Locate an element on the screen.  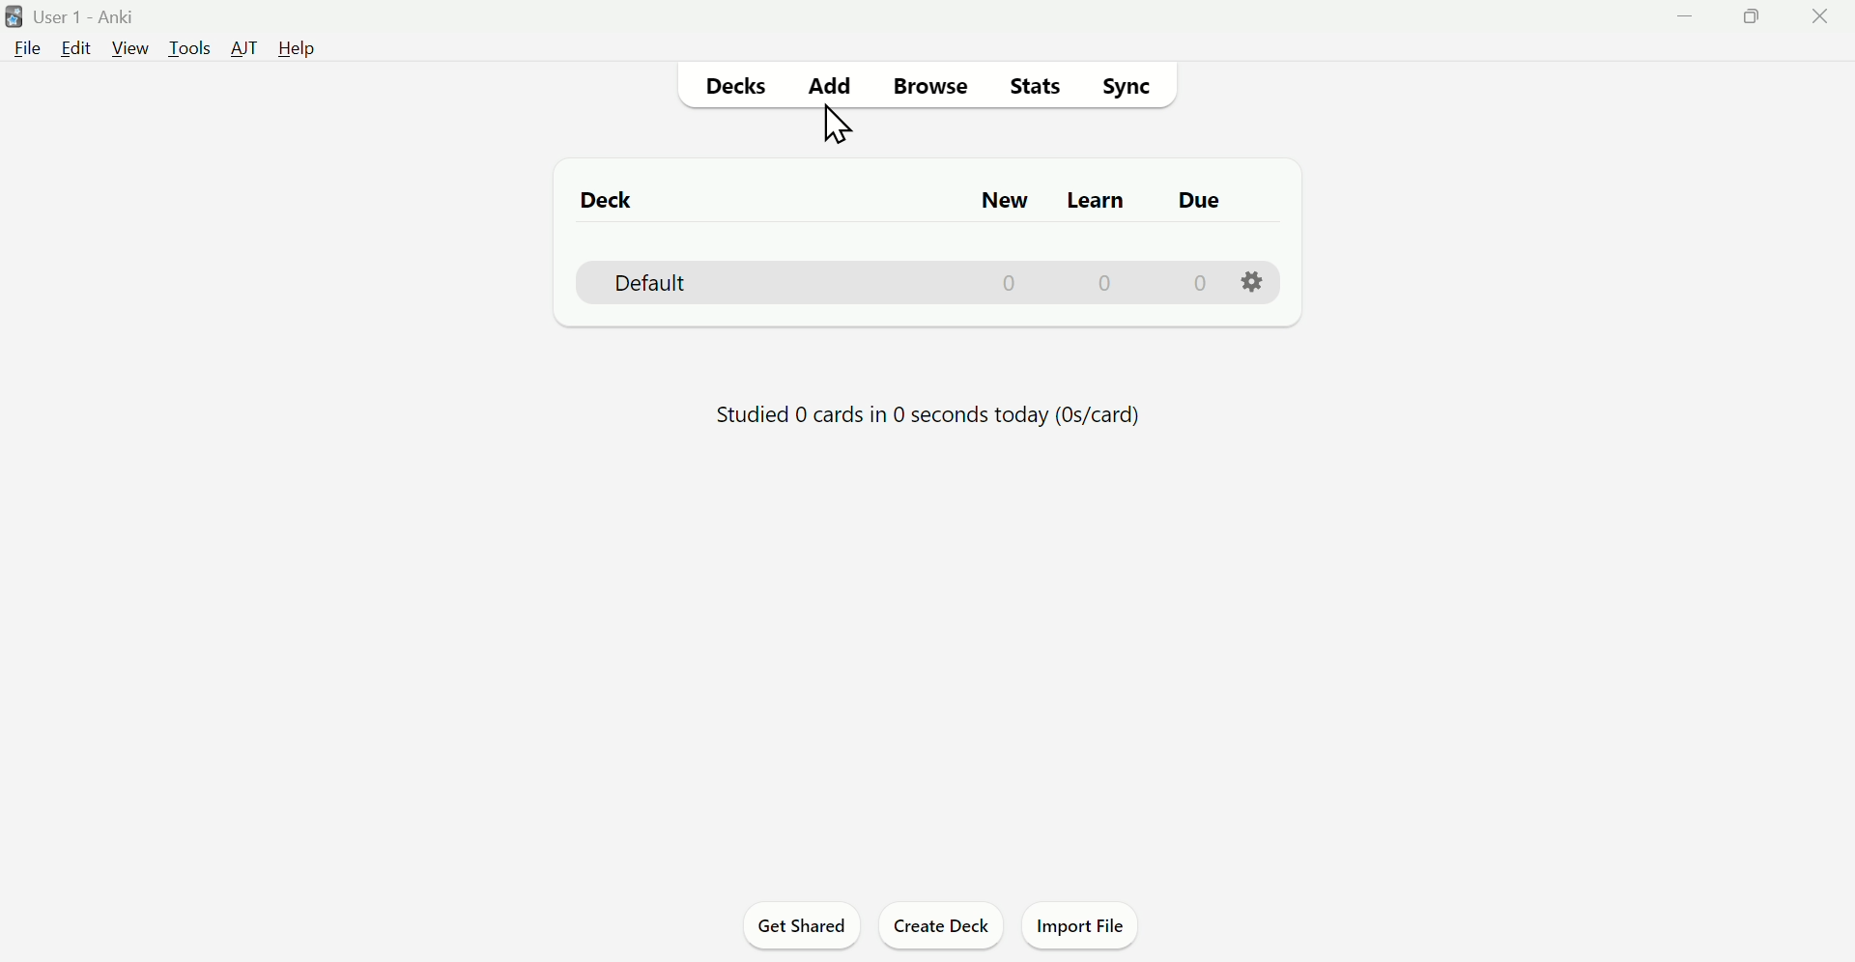
Add is located at coordinates (834, 85).